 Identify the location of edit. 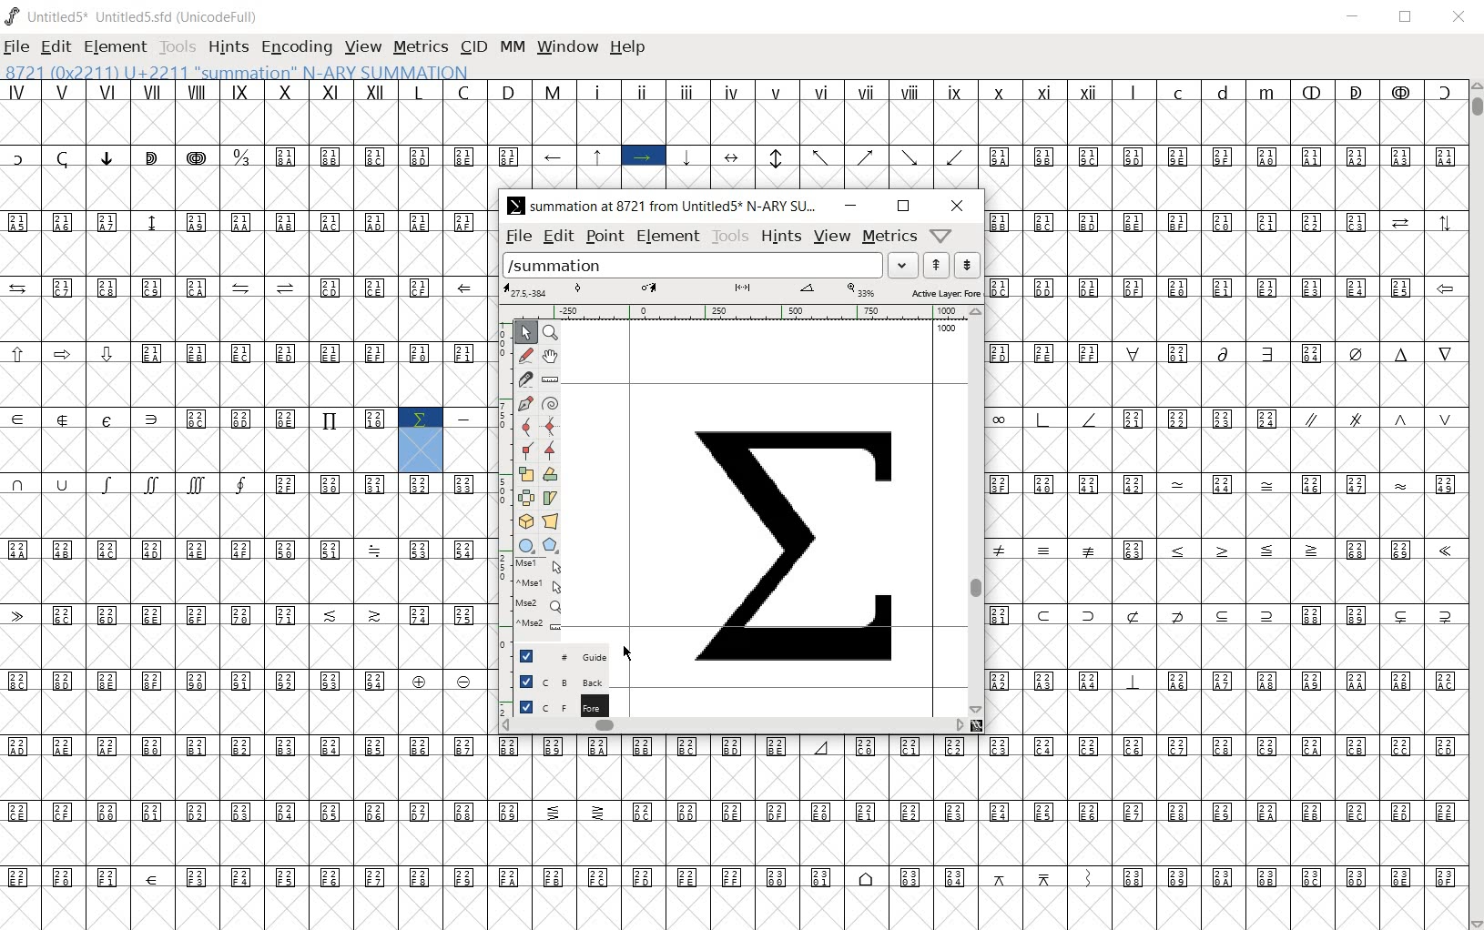
(556, 235).